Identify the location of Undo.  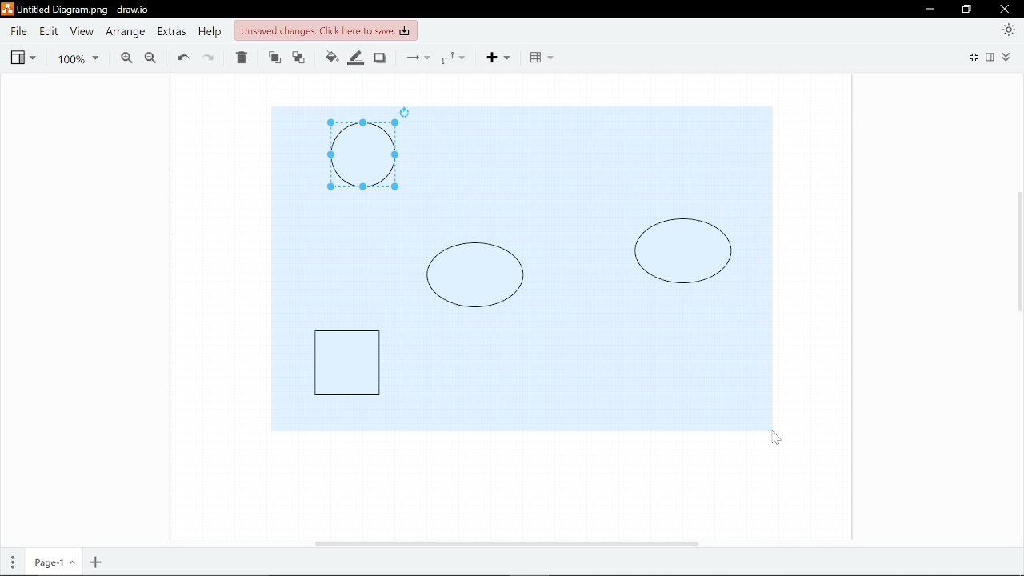
(182, 57).